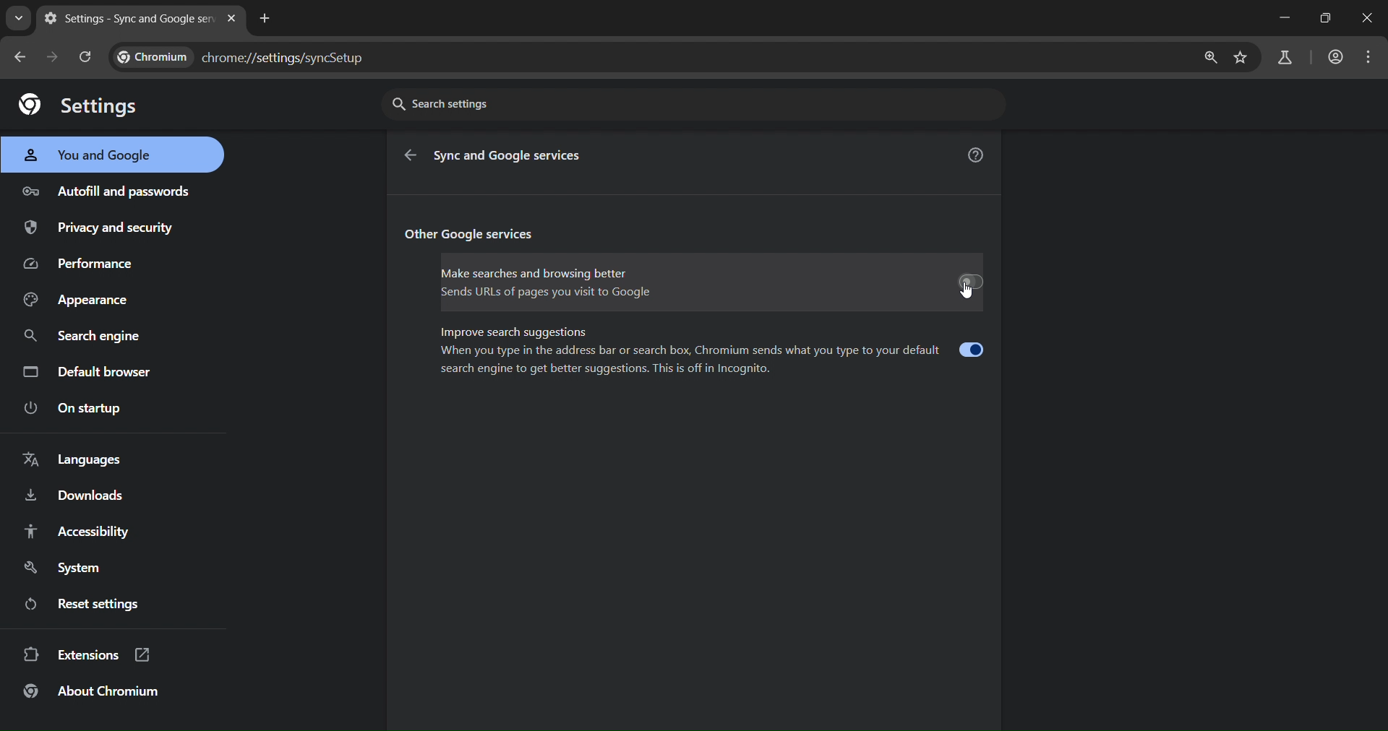 This screenshot has height=731, width=1388. What do you see at coordinates (77, 532) in the screenshot?
I see `accessibility` at bounding box center [77, 532].